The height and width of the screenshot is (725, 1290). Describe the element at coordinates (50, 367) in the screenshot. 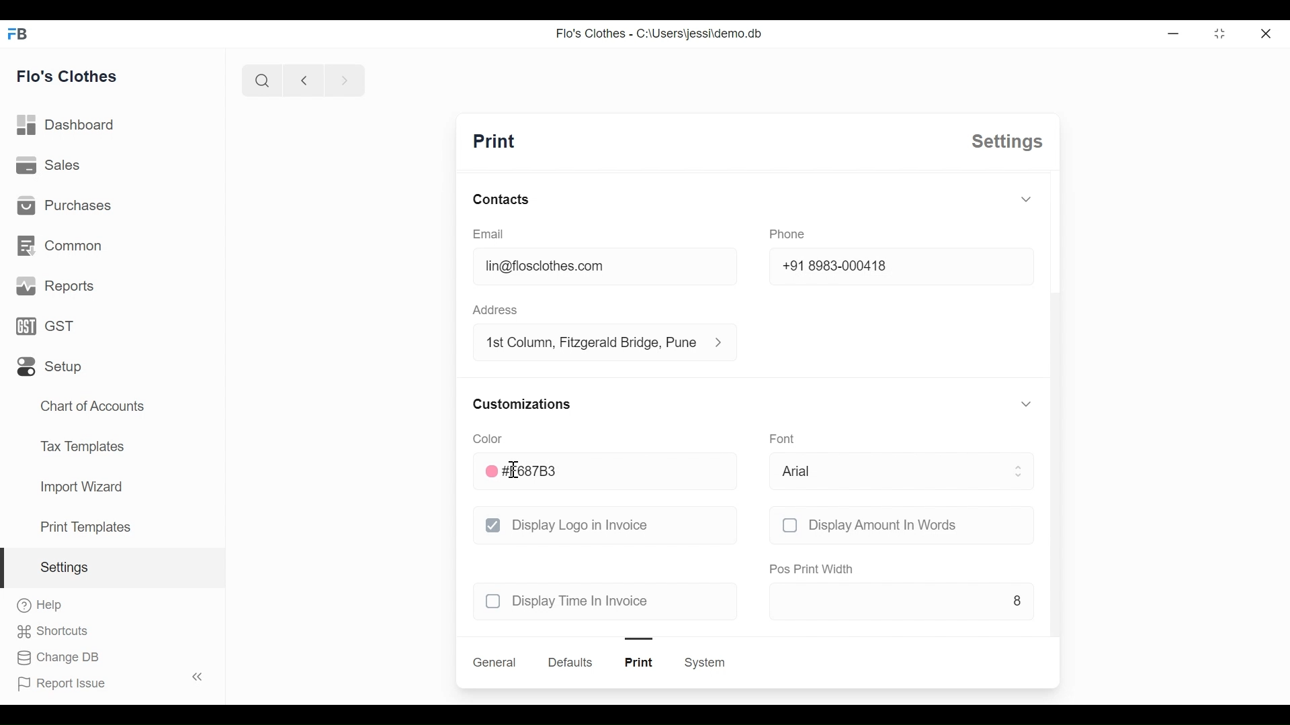

I see `setup` at that location.